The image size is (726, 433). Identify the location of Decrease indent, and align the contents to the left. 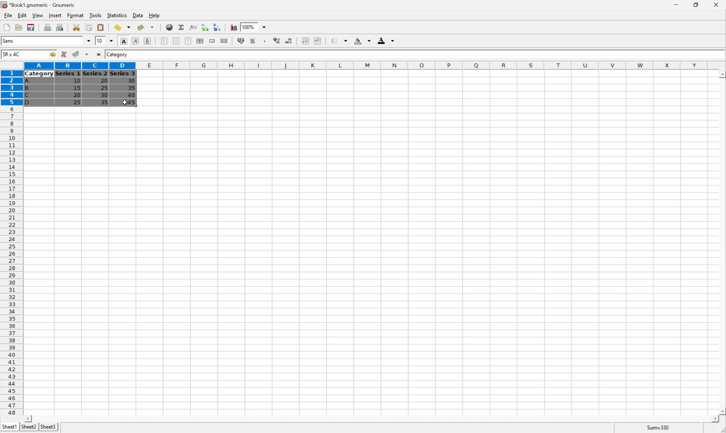
(305, 41).